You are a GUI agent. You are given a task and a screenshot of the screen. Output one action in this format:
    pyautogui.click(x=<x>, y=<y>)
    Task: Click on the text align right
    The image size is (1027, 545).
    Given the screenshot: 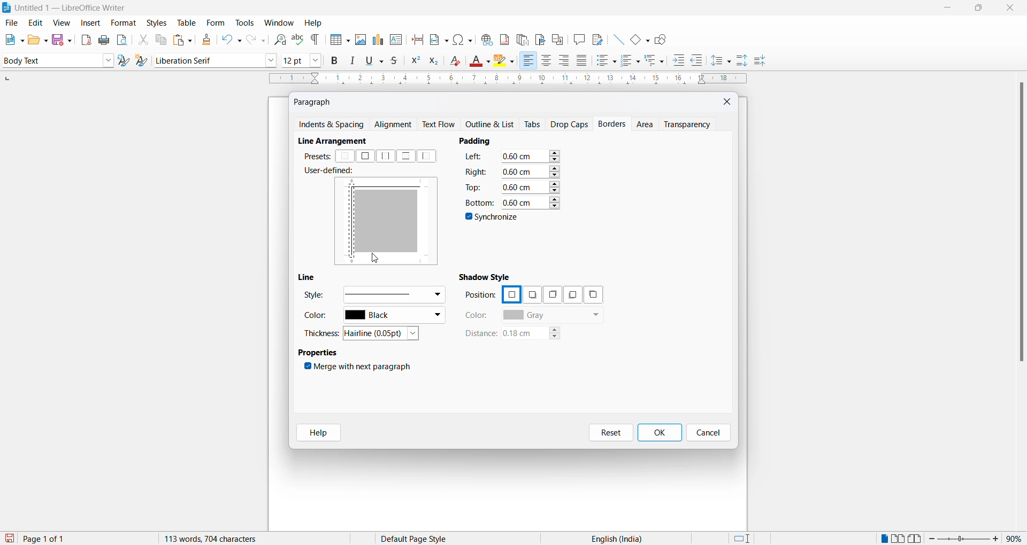 What is the action you would take?
    pyautogui.click(x=528, y=61)
    